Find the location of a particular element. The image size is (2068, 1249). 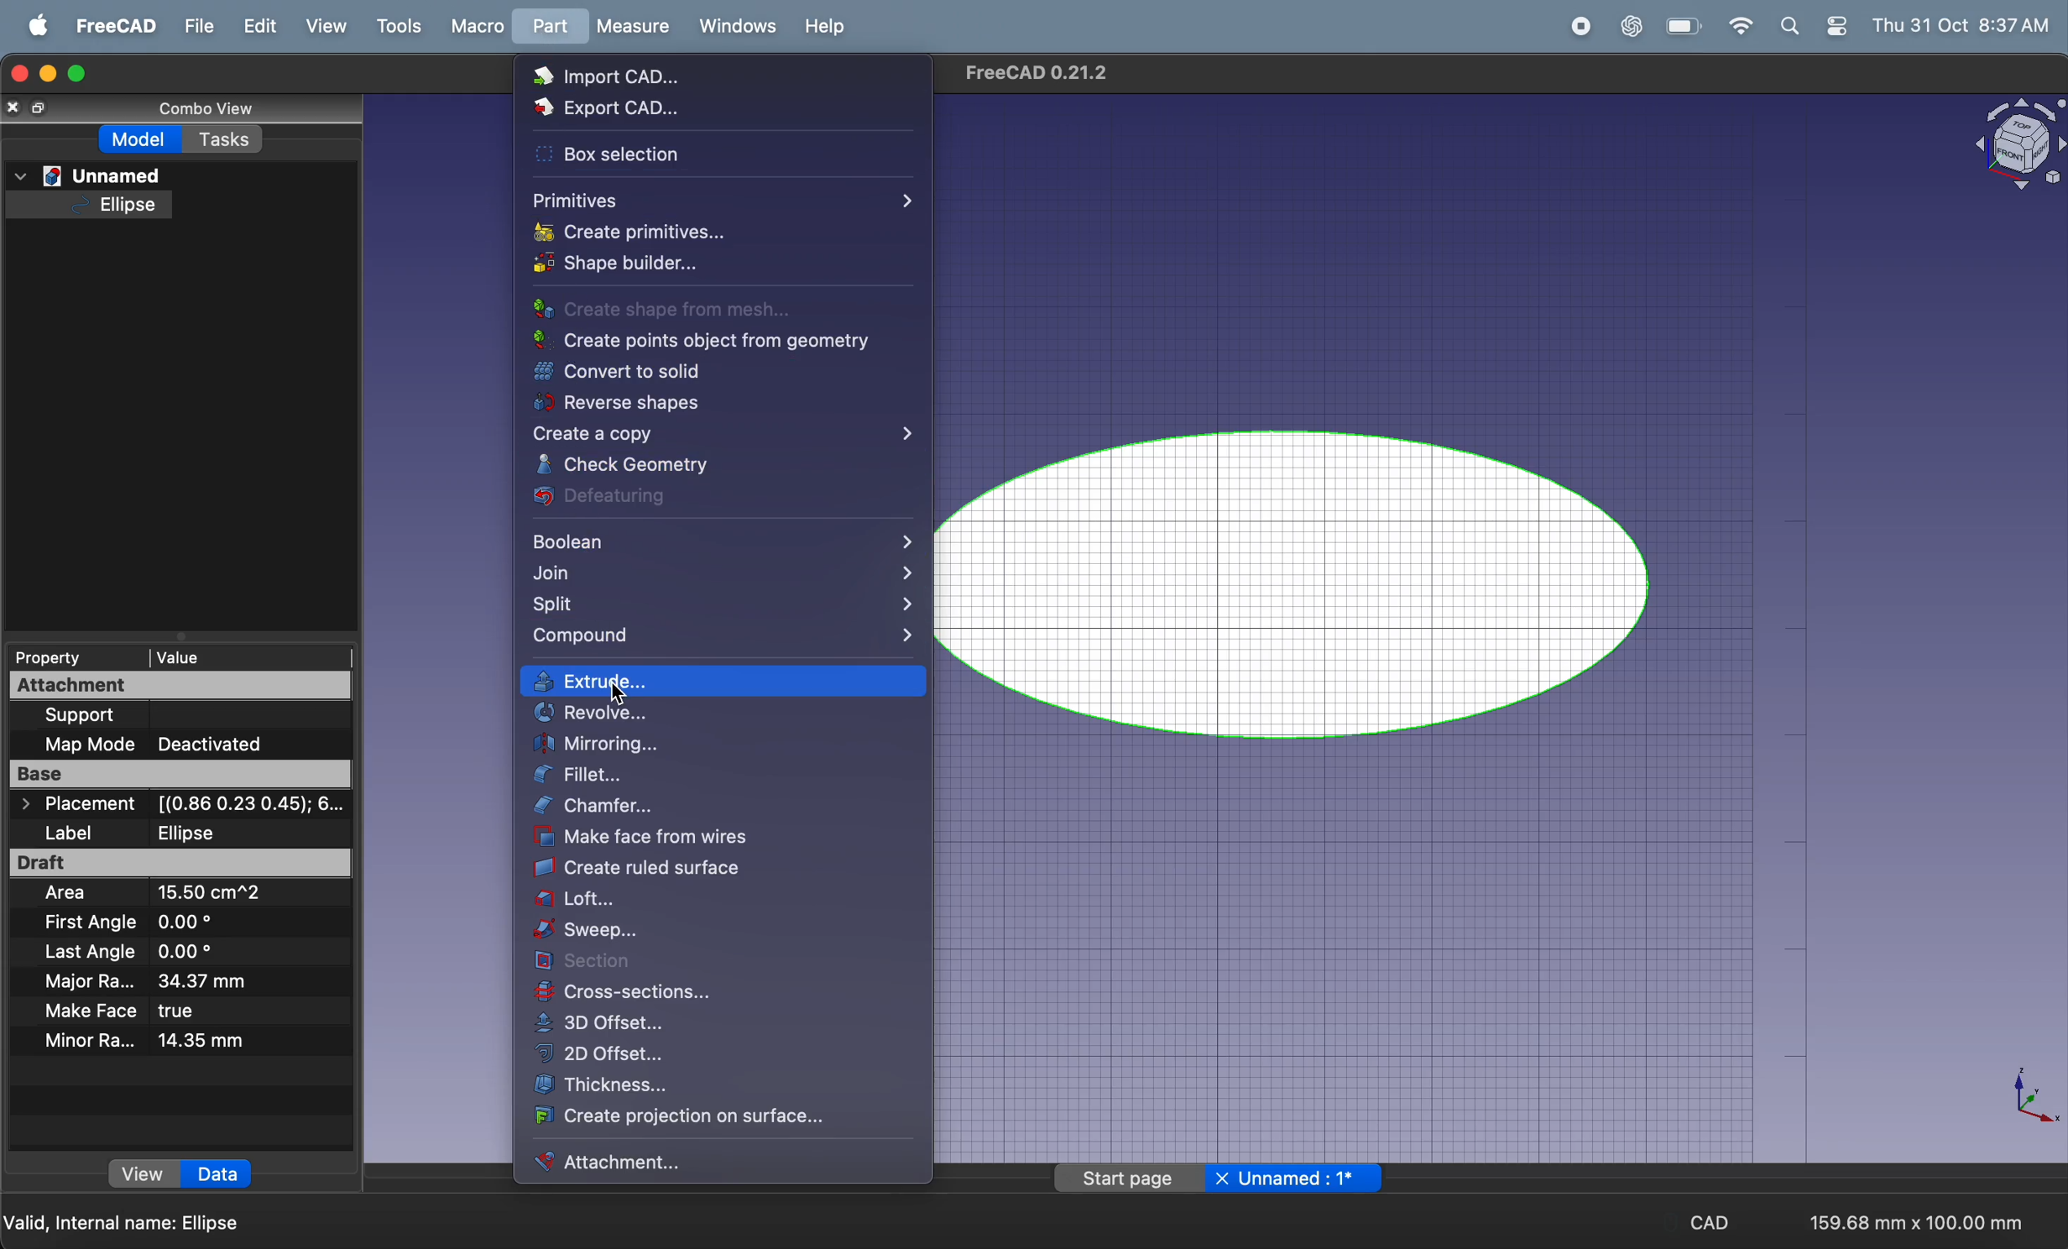

battery is located at coordinates (1681, 27).